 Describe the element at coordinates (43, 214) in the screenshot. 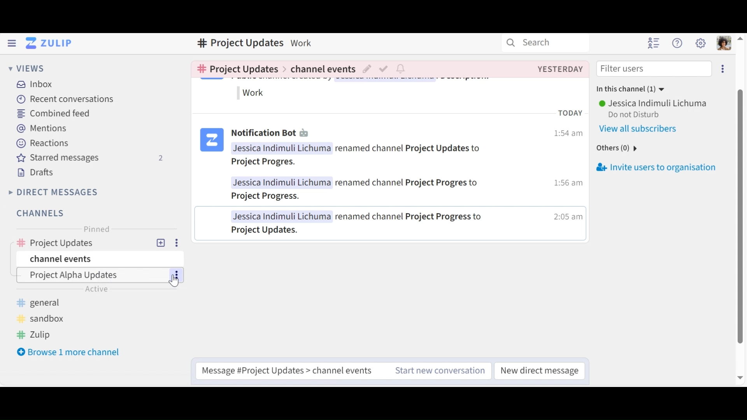

I see `Channels` at that location.